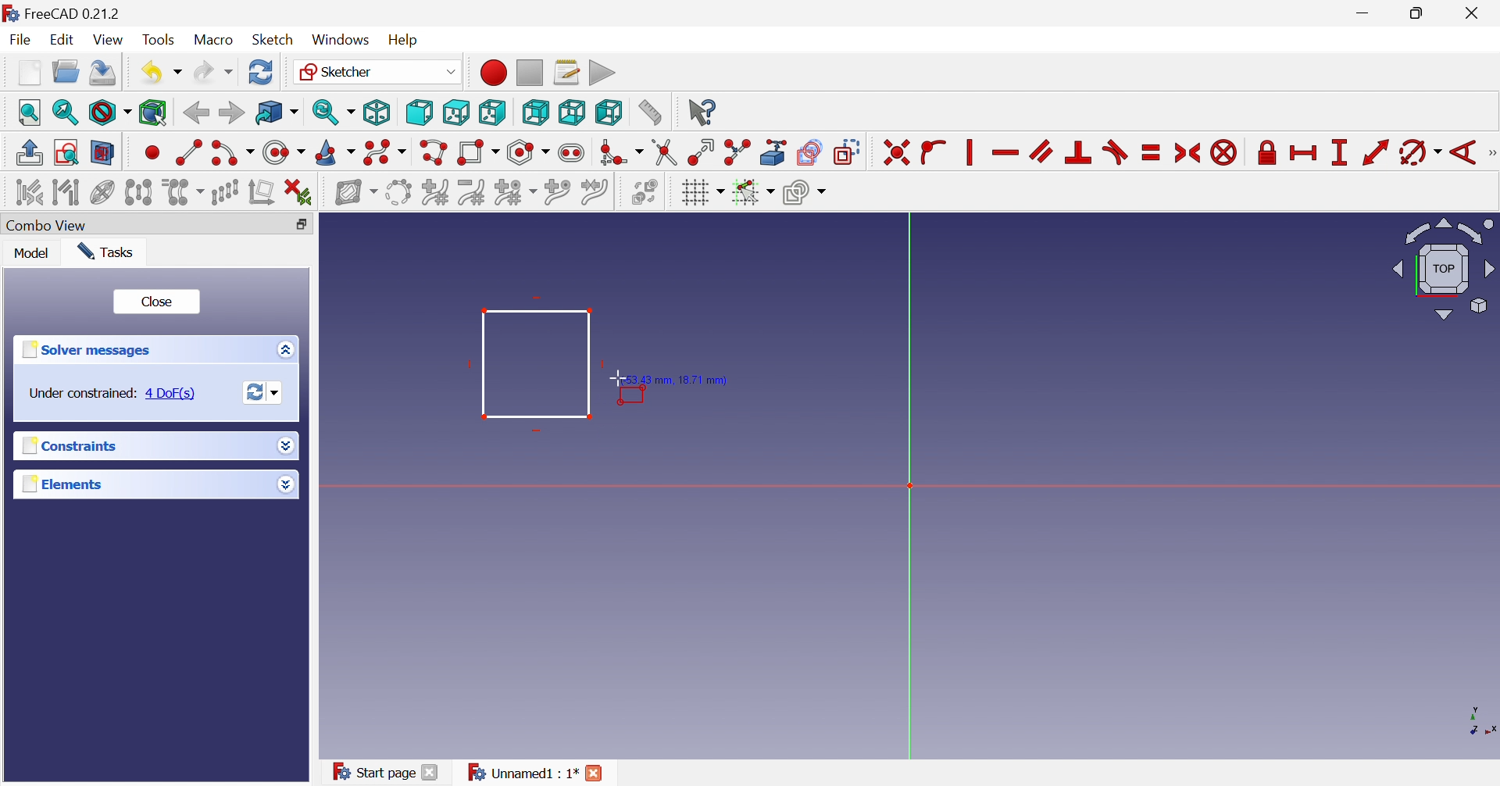 Image resolution: width=1500 pixels, height=786 pixels. I want to click on Join curves, so click(595, 192).